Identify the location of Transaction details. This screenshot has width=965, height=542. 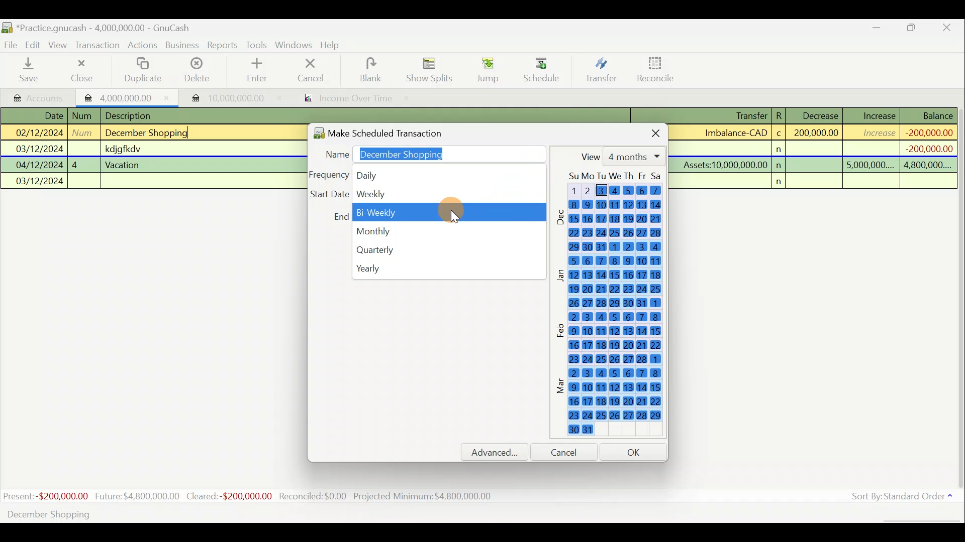
(819, 149).